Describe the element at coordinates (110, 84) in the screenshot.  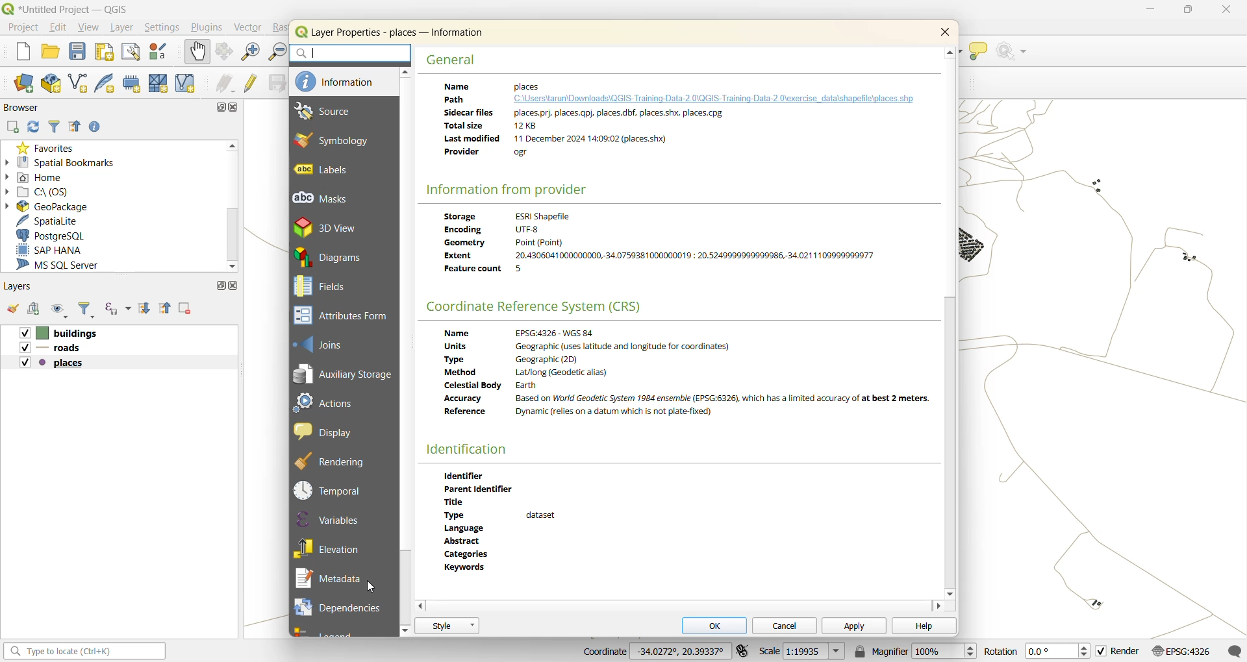
I see `new spatialite` at that location.